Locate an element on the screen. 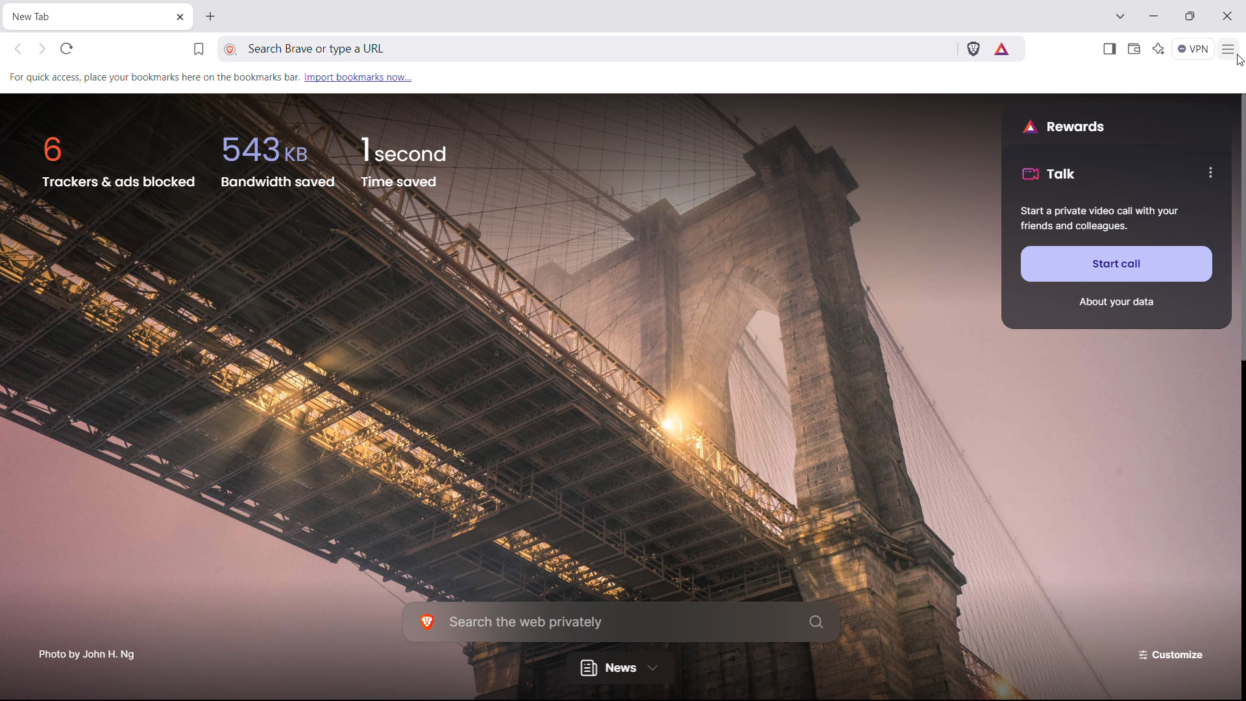  search in tabs is located at coordinates (1119, 15).